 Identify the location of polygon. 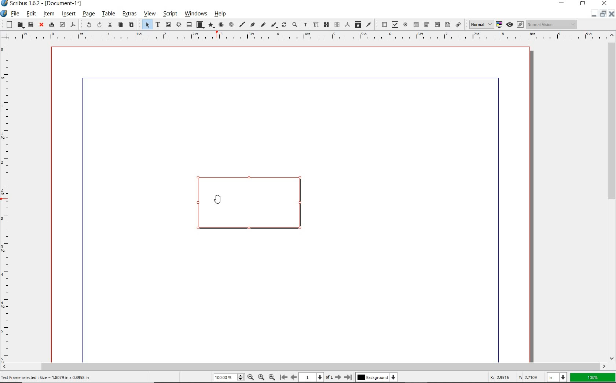
(212, 26).